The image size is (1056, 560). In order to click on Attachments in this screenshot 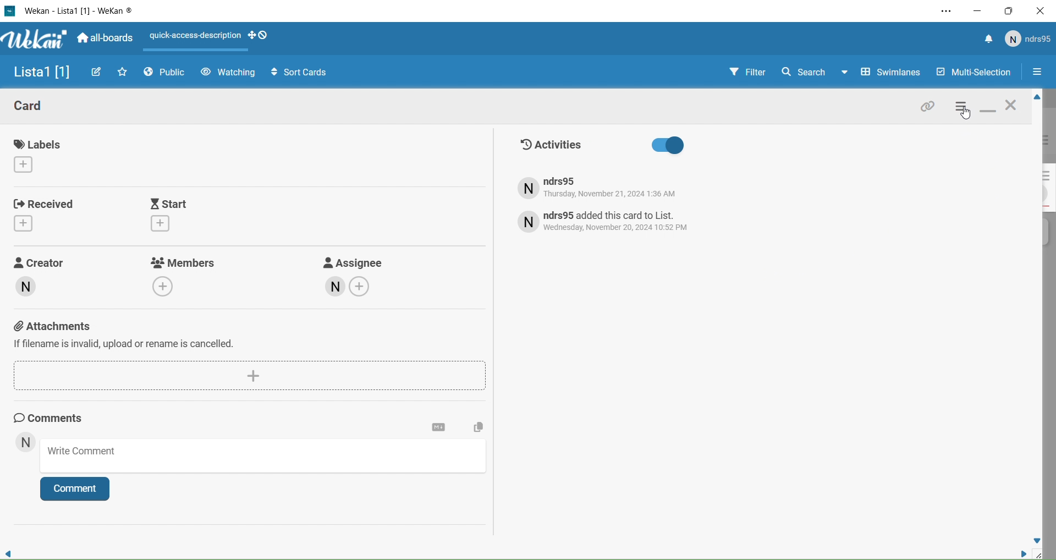, I will do `click(250, 335)`.